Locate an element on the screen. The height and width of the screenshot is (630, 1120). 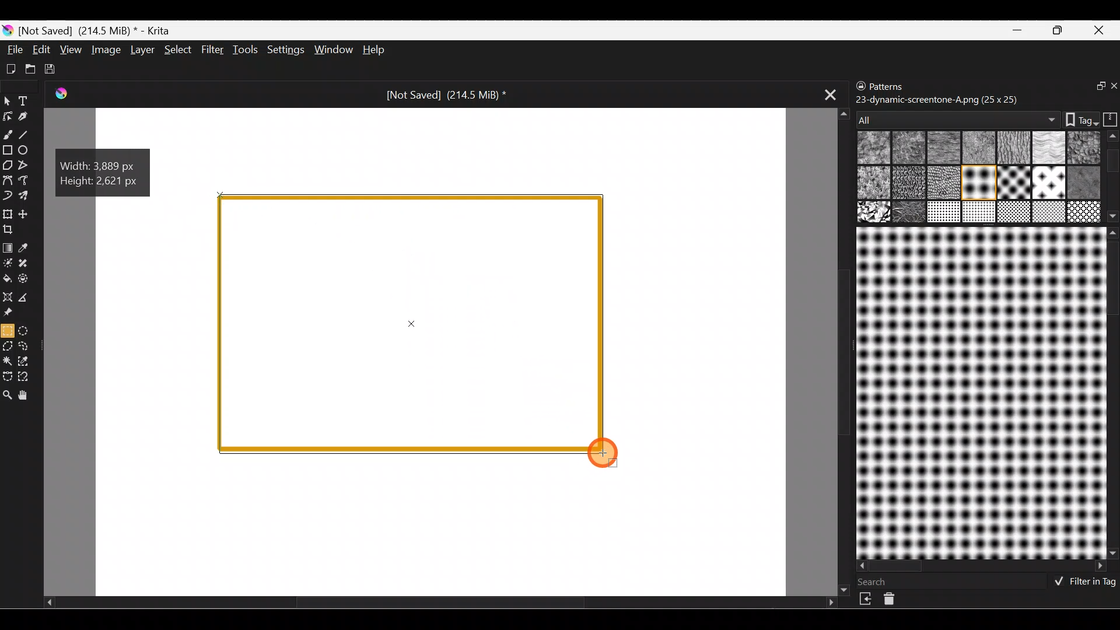
Layer is located at coordinates (142, 50).